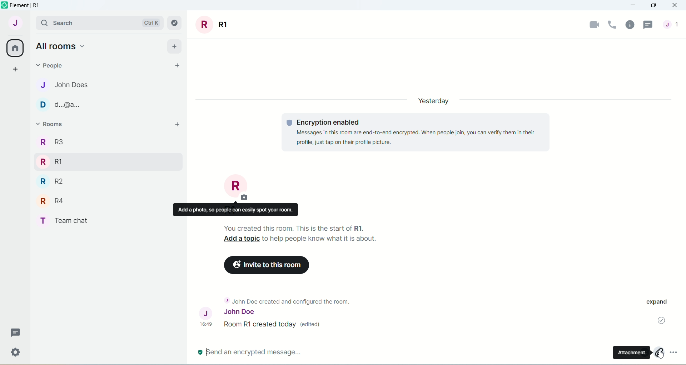 The image size is (686, 365). Describe the element at coordinates (322, 238) in the screenshot. I see `to help people know what it is about.` at that location.